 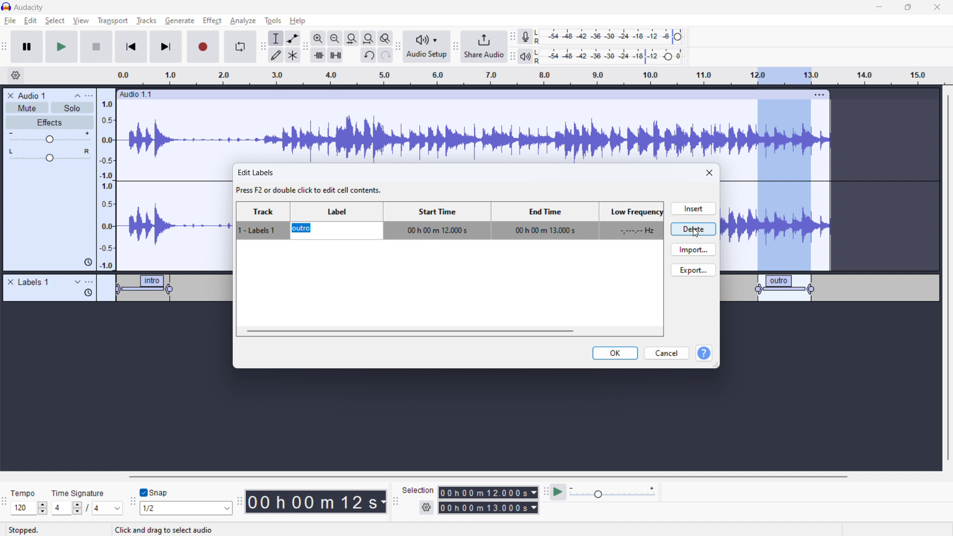 I want to click on undo, so click(x=386, y=55).